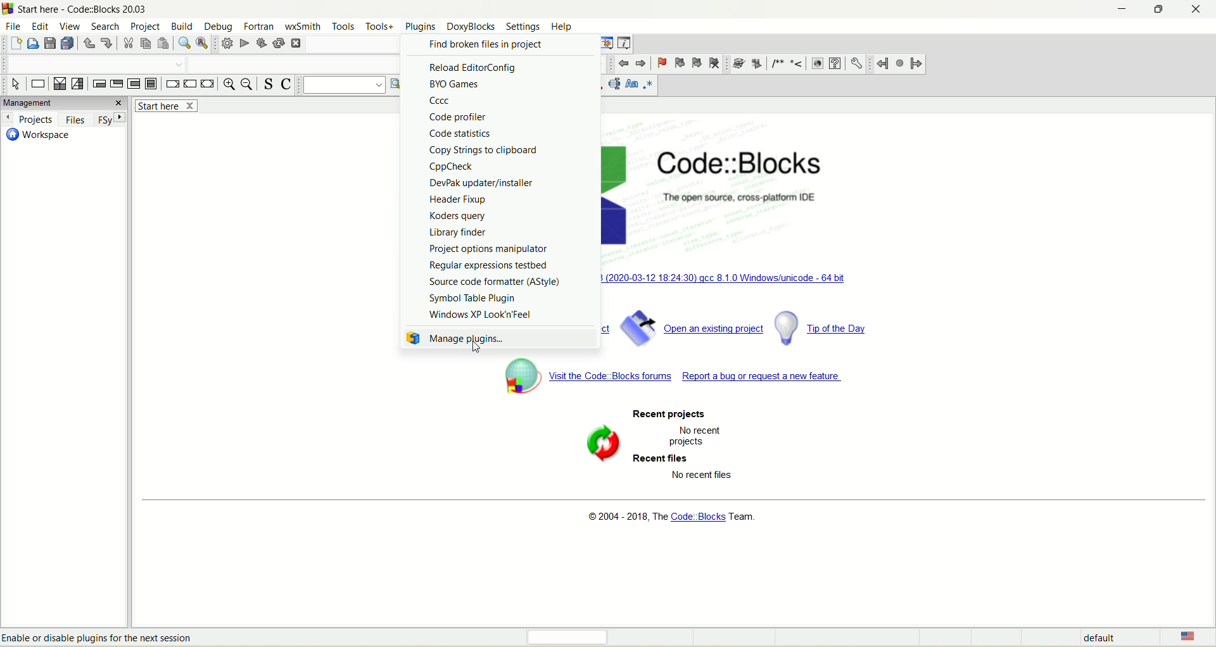 The image size is (1216, 647). What do you see at coordinates (649, 85) in the screenshot?
I see `regex` at bounding box center [649, 85].